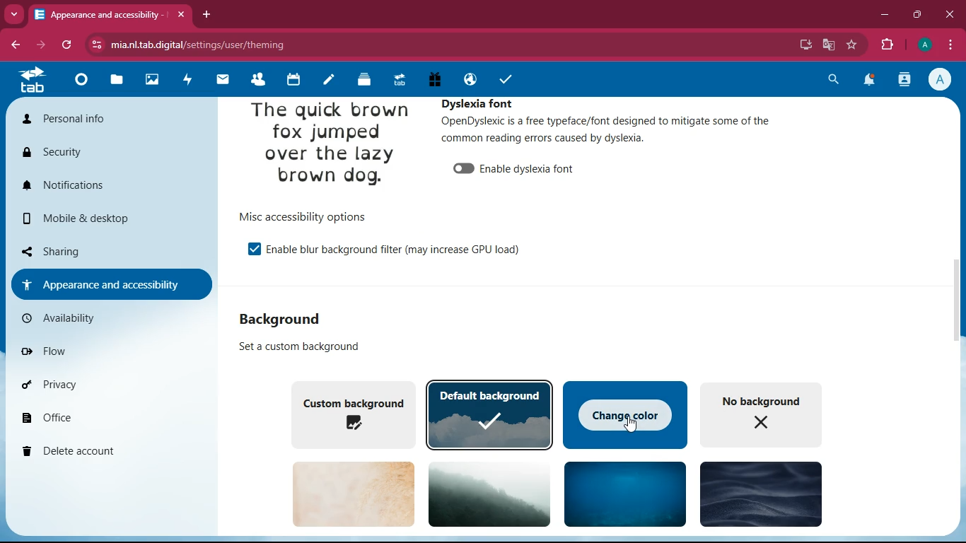  Describe the element at coordinates (254, 250) in the screenshot. I see `enable` at that location.